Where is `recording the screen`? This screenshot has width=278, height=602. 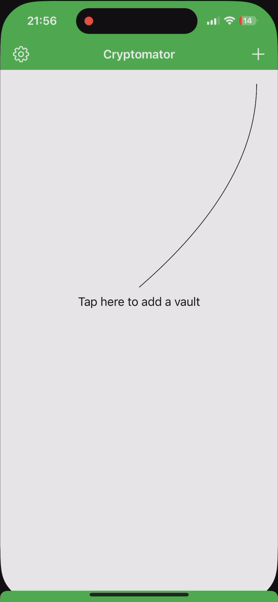
recording the screen is located at coordinates (89, 20).